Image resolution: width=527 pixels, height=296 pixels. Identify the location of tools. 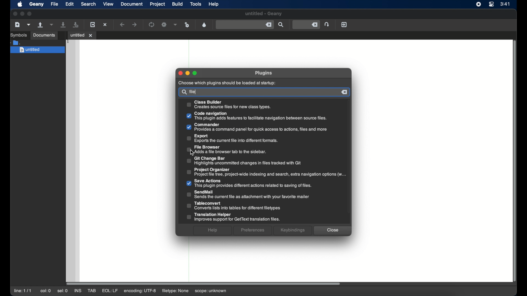
(197, 4).